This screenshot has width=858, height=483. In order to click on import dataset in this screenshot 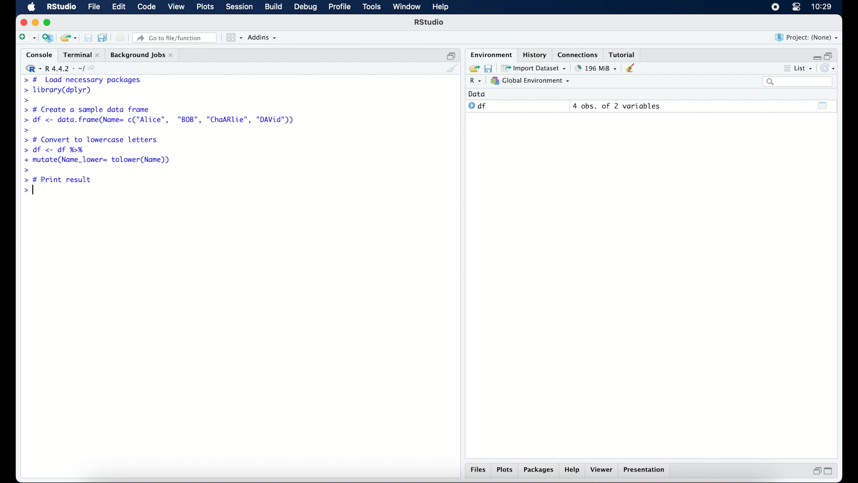, I will do `click(534, 68)`.